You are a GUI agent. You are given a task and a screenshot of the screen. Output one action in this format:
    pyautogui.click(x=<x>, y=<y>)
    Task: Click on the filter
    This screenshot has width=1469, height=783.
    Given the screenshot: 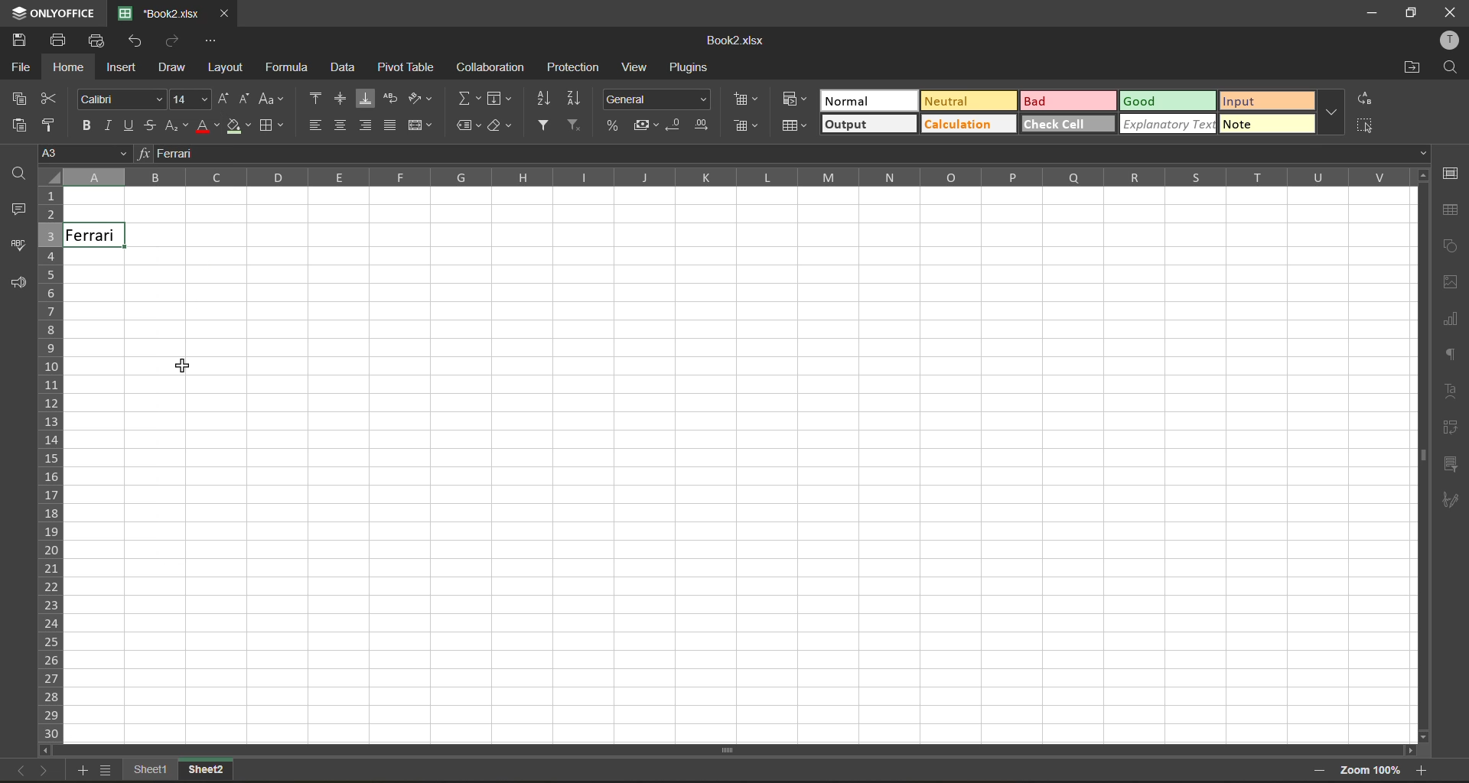 What is the action you would take?
    pyautogui.click(x=547, y=126)
    